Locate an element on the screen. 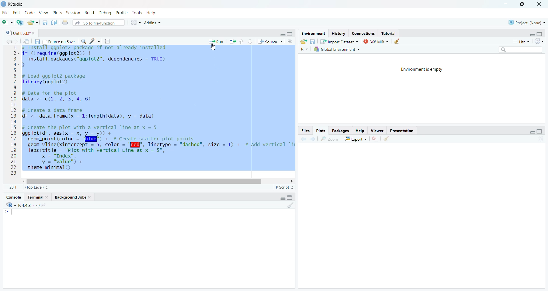 This screenshot has height=291, width=548. files is located at coordinates (44, 24).